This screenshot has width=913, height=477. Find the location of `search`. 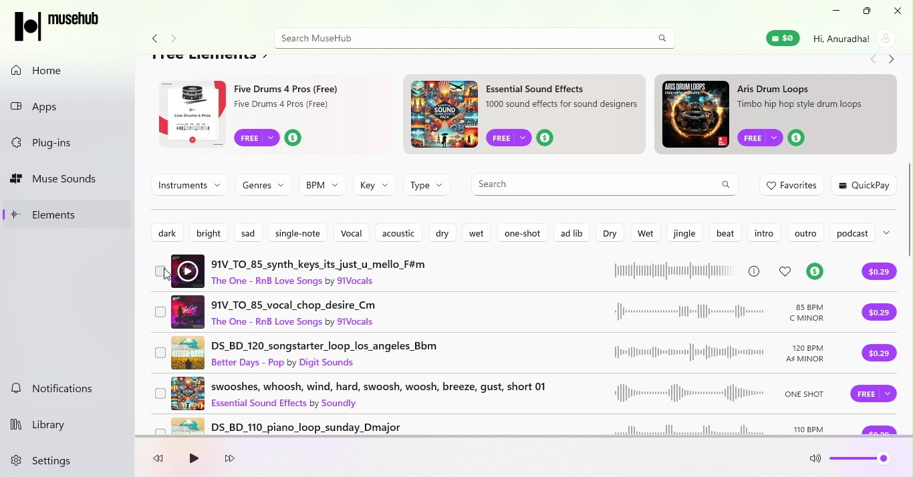

search is located at coordinates (662, 37).